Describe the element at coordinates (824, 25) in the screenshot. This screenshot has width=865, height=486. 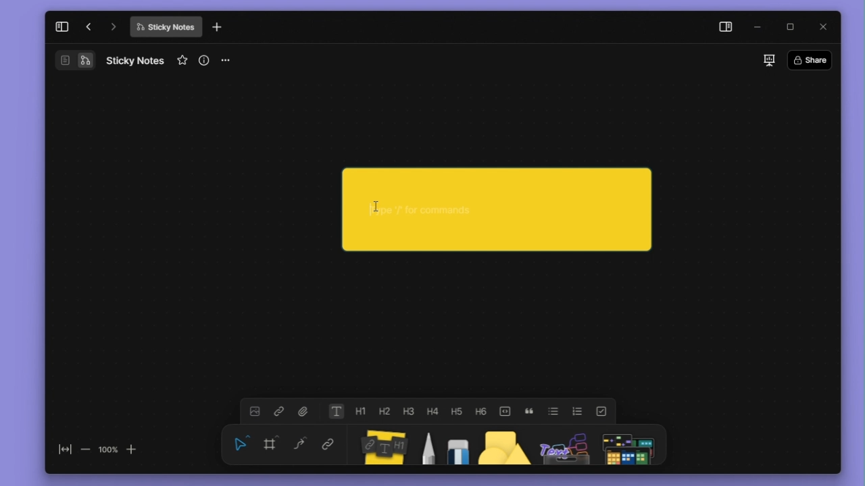
I see `close` at that location.